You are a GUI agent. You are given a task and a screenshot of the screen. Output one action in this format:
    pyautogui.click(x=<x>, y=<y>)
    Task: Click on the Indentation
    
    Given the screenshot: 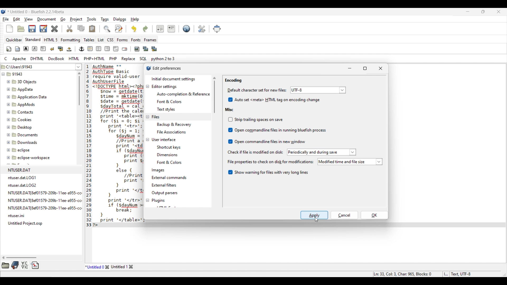 What is the action you would take?
    pyautogui.click(x=166, y=28)
    